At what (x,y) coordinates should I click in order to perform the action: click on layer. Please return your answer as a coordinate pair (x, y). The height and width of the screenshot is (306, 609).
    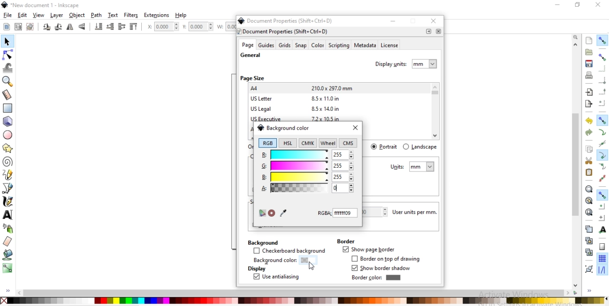
    Looking at the image, I should click on (57, 16).